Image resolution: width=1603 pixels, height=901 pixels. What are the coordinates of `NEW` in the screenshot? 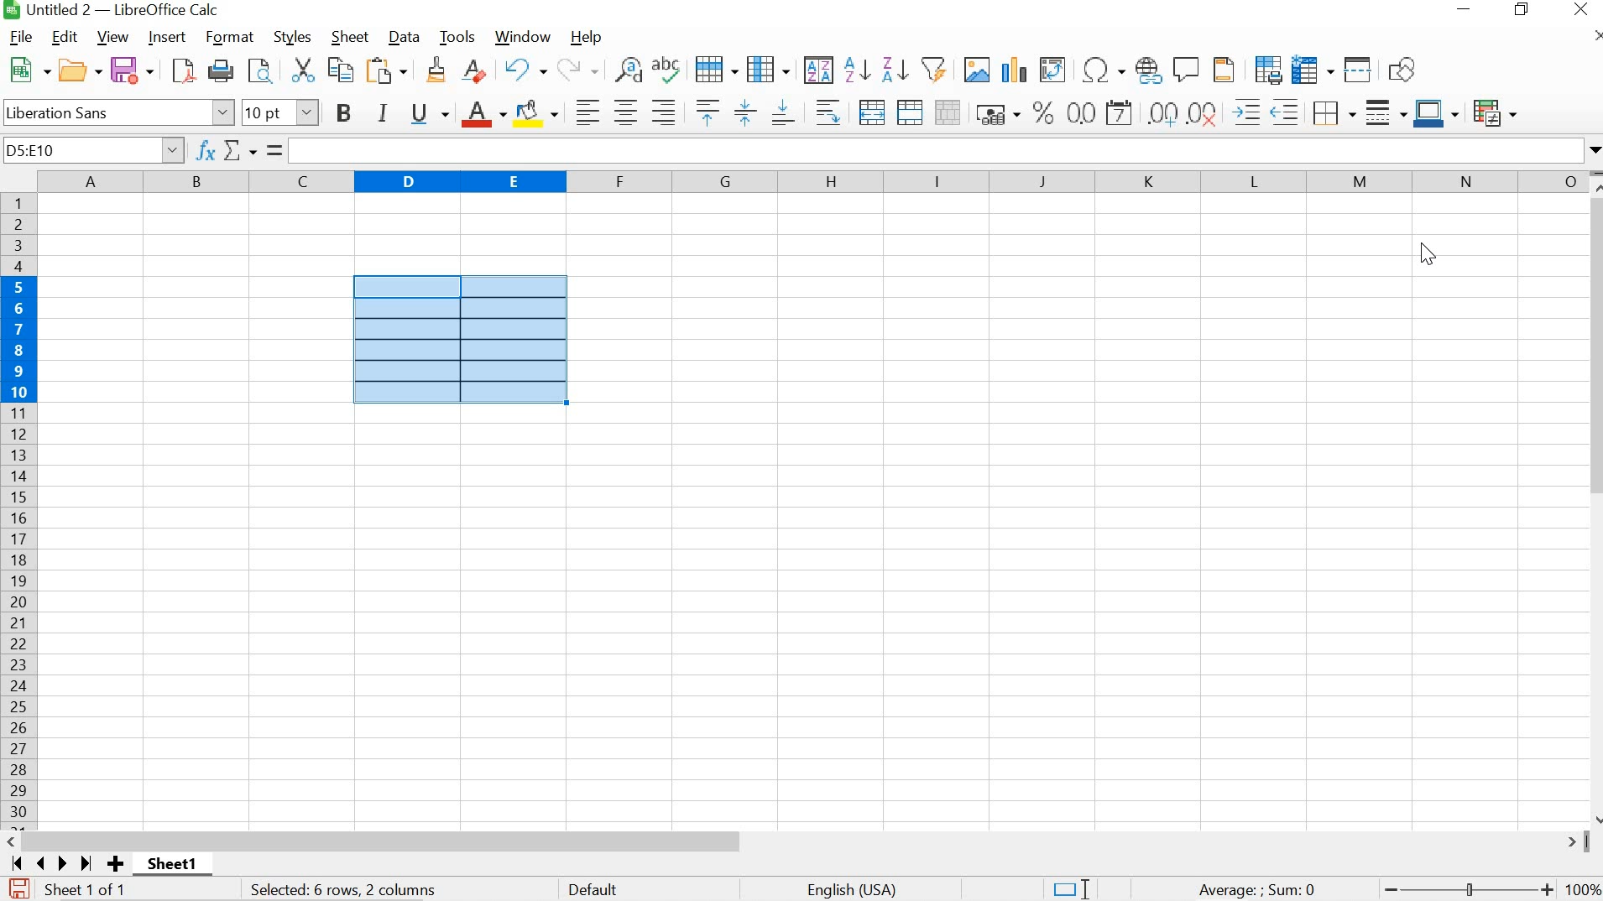 It's located at (28, 68).